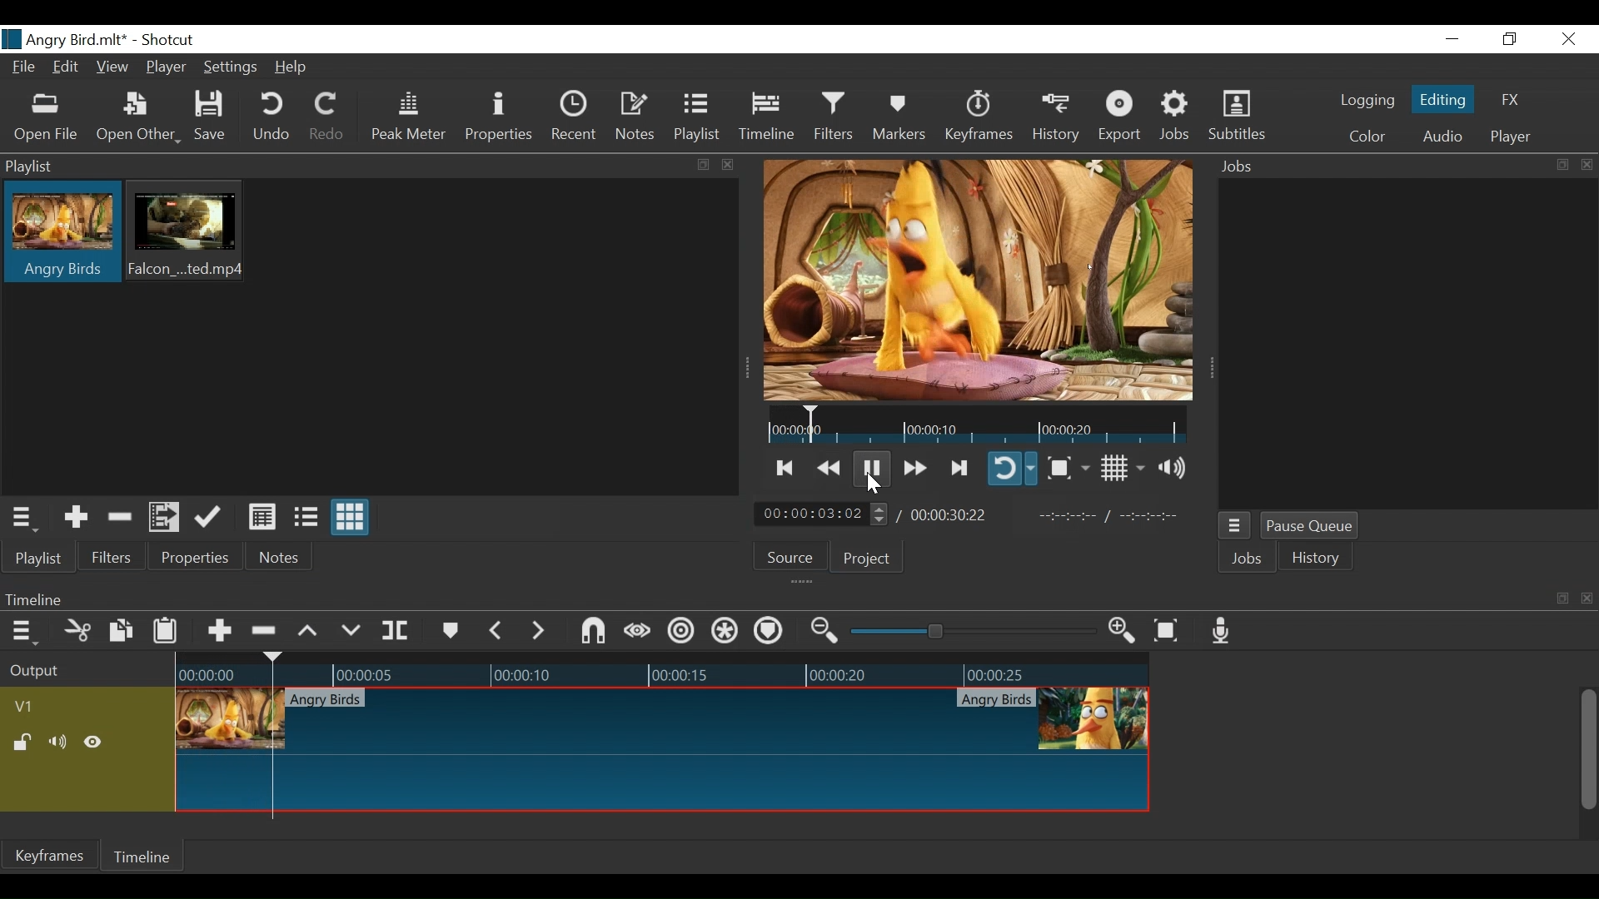 The width and height of the screenshot is (1599, 899). Describe the element at coordinates (1402, 165) in the screenshot. I see `Jobs Panel` at that location.